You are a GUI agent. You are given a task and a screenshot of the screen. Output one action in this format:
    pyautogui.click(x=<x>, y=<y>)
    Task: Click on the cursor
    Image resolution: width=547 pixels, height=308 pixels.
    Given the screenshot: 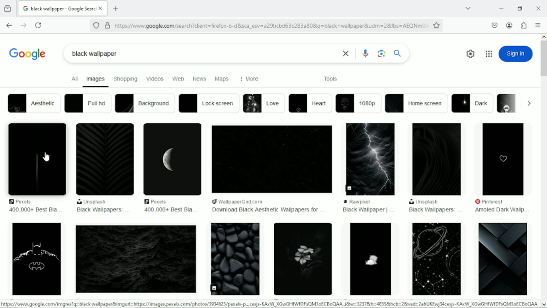 What is the action you would take?
    pyautogui.click(x=46, y=156)
    